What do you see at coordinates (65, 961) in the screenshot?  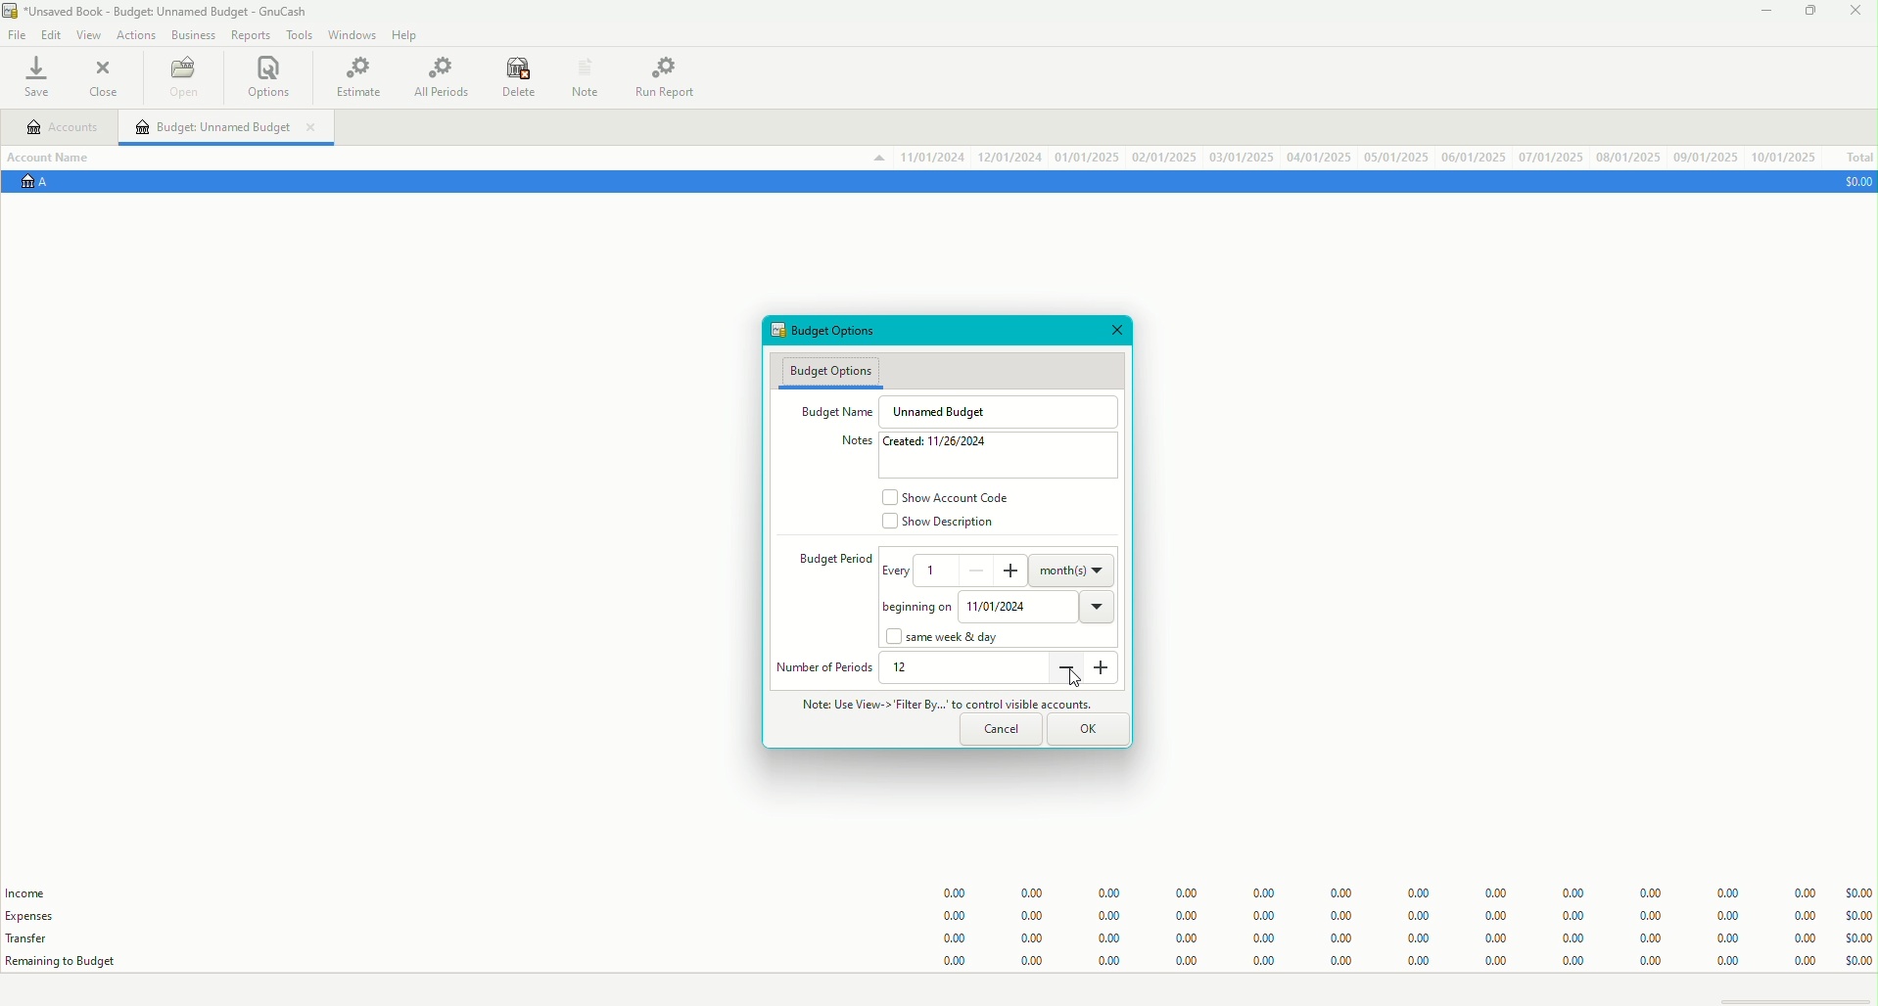 I see `Remaining to Budget` at bounding box center [65, 961].